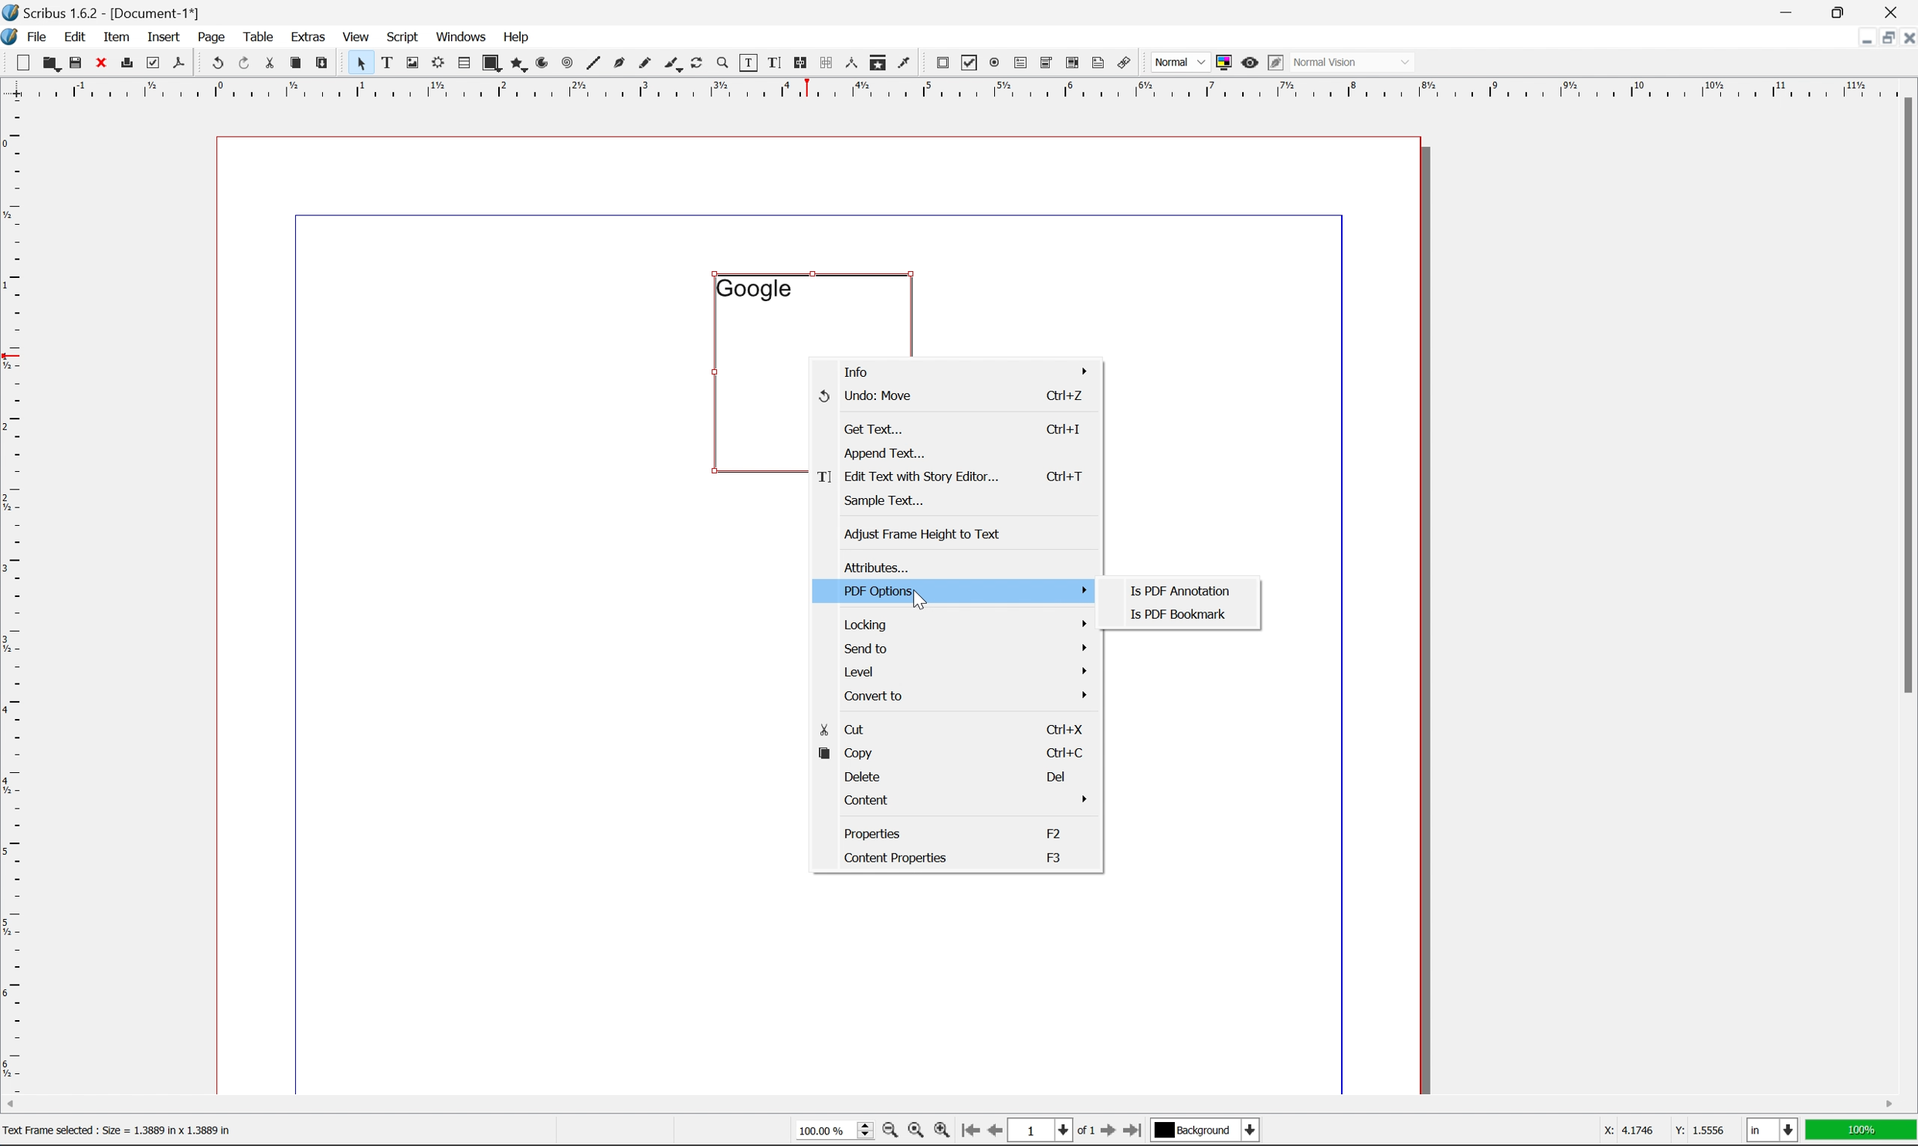 This screenshot has width=1918, height=1146. What do you see at coordinates (1774, 1131) in the screenshot?
I see `select current unit` at bounding box center [1774, 1131].